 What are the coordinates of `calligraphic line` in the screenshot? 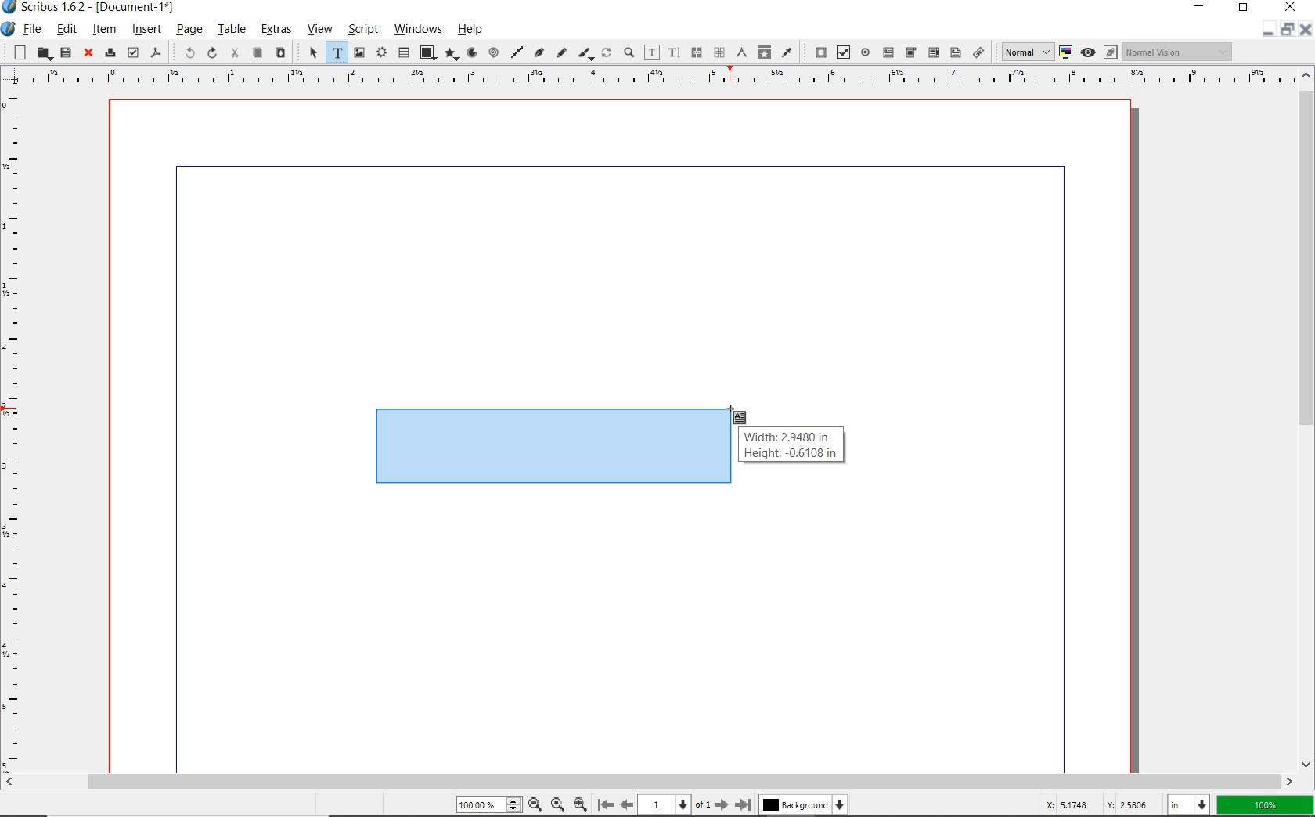 It's located at (585, 54).